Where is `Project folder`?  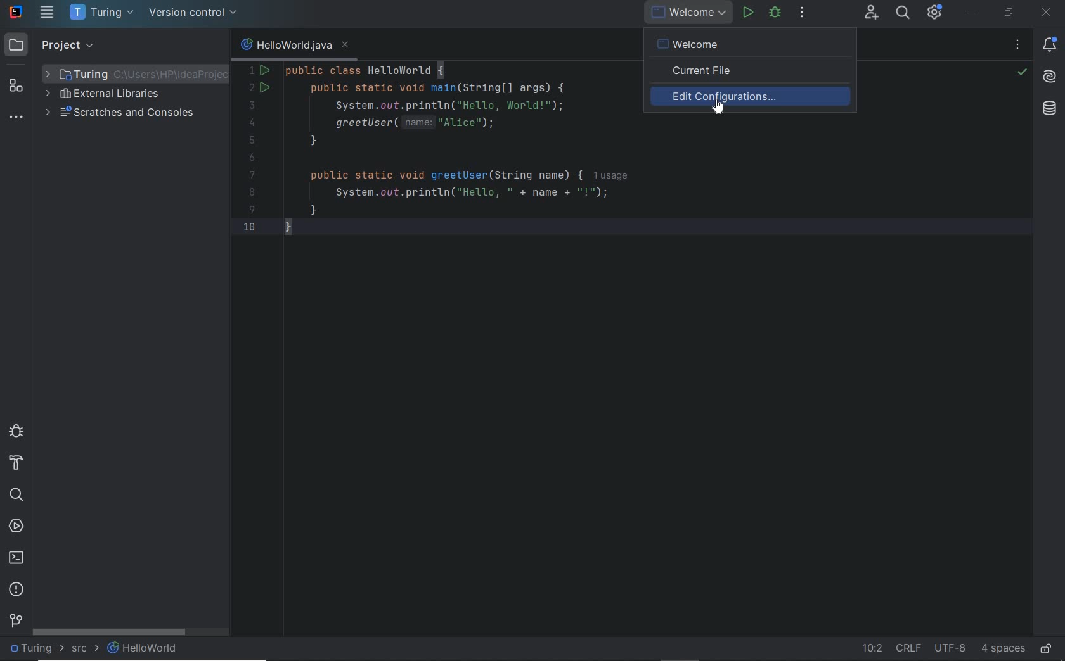 Project folder is located at coordinates (124, 73).